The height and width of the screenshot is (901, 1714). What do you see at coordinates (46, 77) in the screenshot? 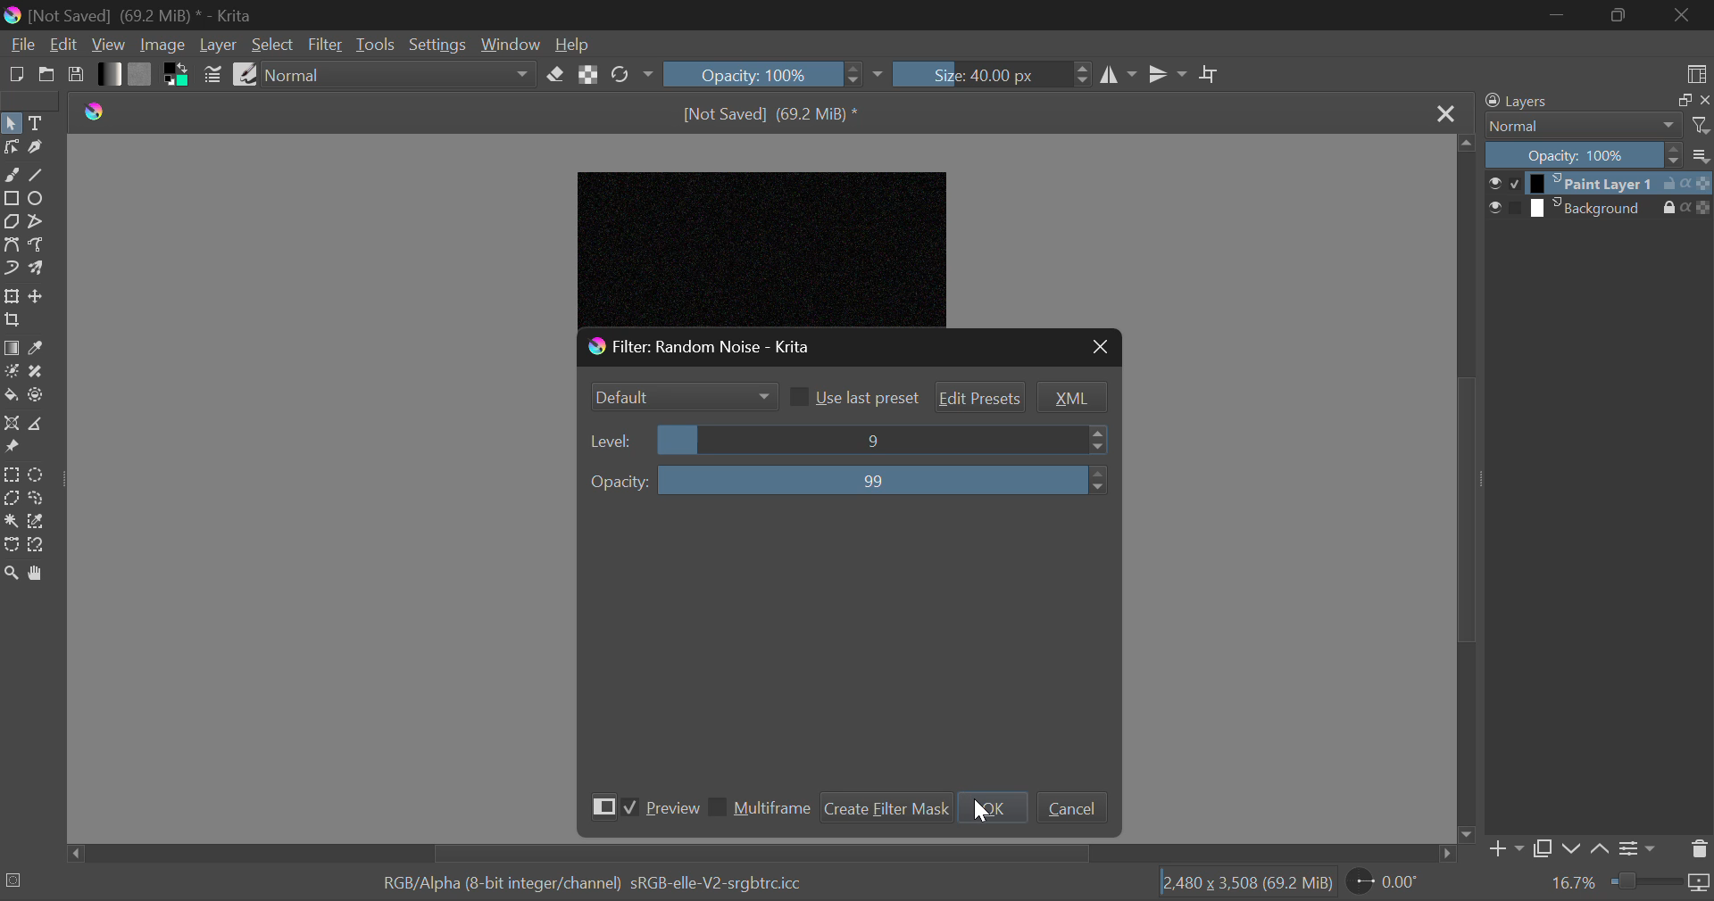
I see `Open` at bounding box center [46, 77].